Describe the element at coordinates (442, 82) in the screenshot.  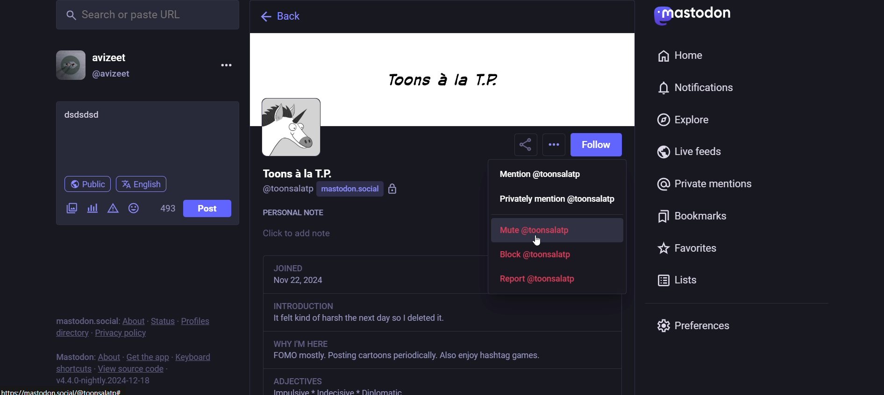
I see `cover picture` at that location.